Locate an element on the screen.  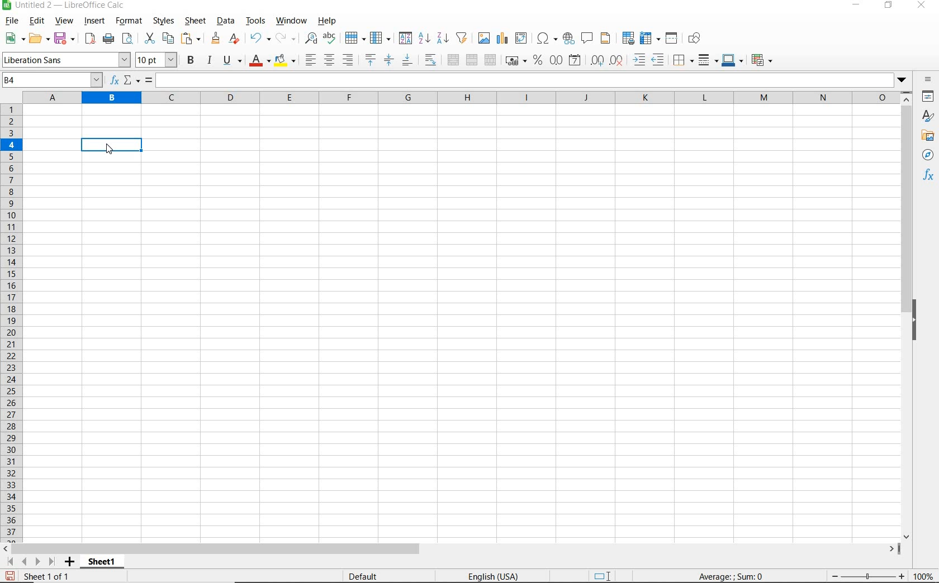
add decimal place is located at coordinates (597, 61).